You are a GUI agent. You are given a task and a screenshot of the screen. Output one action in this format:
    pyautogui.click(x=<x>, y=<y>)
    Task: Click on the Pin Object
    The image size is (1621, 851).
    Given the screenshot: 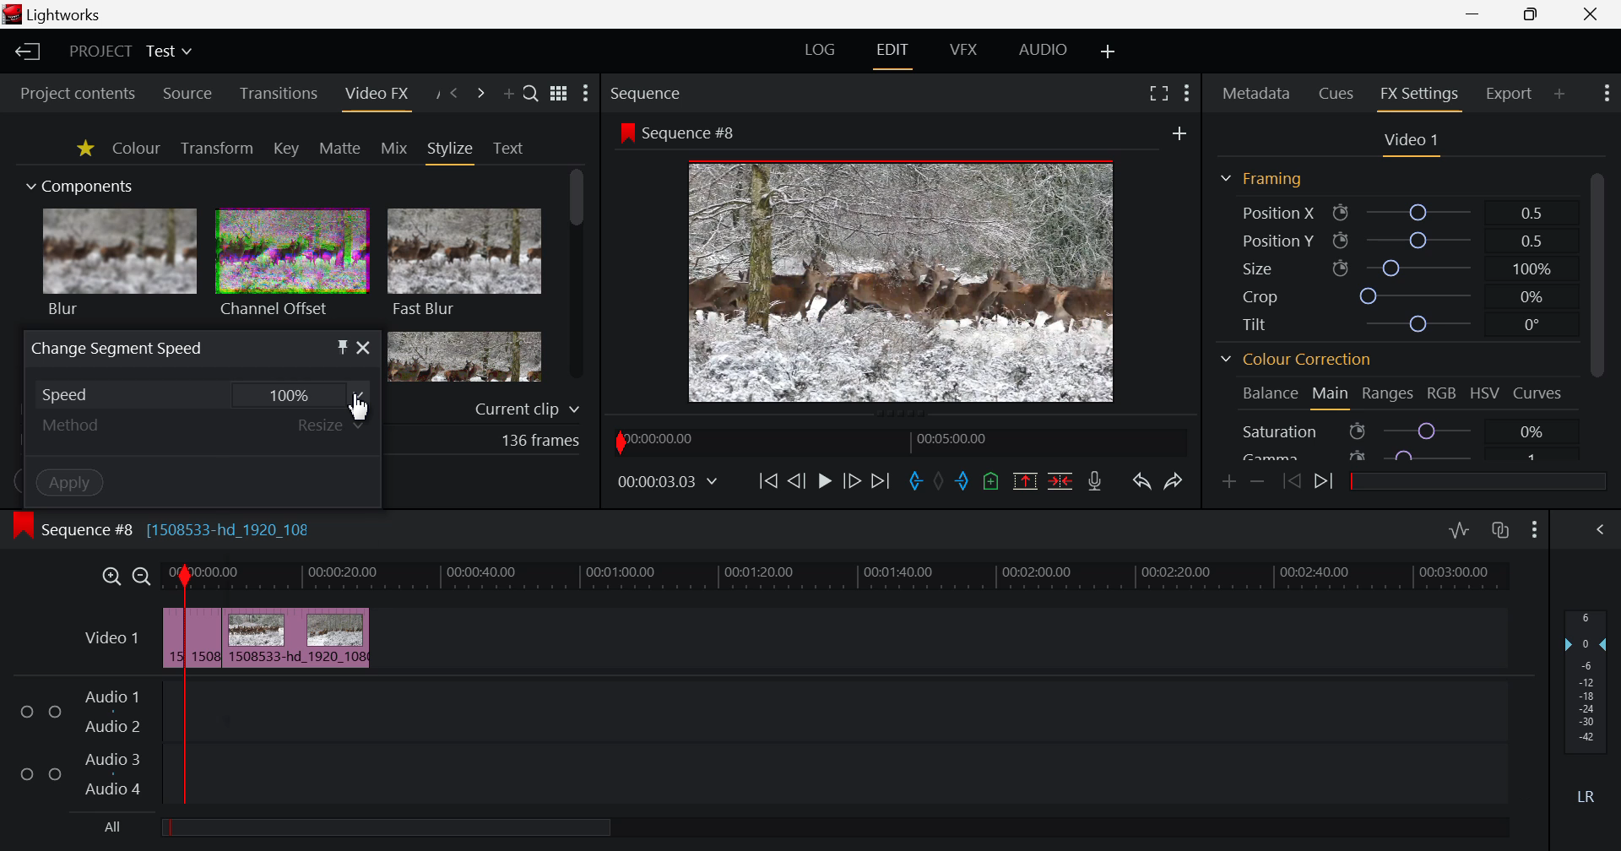 What is the action you would take?
    pyautogui.click(x=343, y=347)
    